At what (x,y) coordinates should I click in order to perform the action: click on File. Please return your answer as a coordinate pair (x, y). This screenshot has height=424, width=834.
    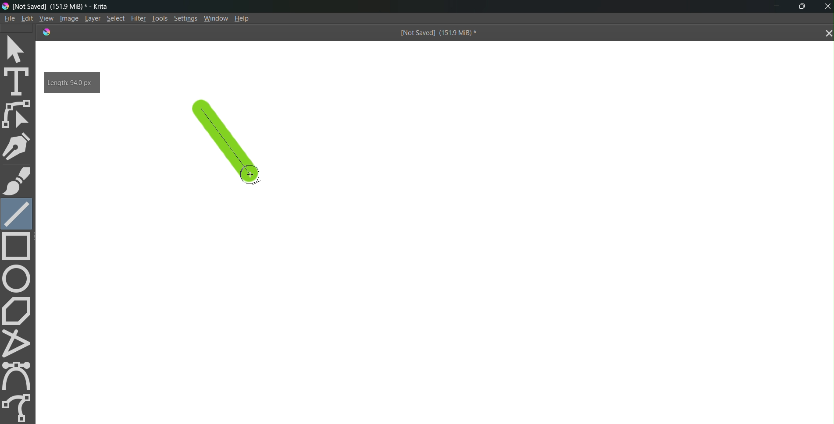
    Looking at the image, I should click on (9, 18).